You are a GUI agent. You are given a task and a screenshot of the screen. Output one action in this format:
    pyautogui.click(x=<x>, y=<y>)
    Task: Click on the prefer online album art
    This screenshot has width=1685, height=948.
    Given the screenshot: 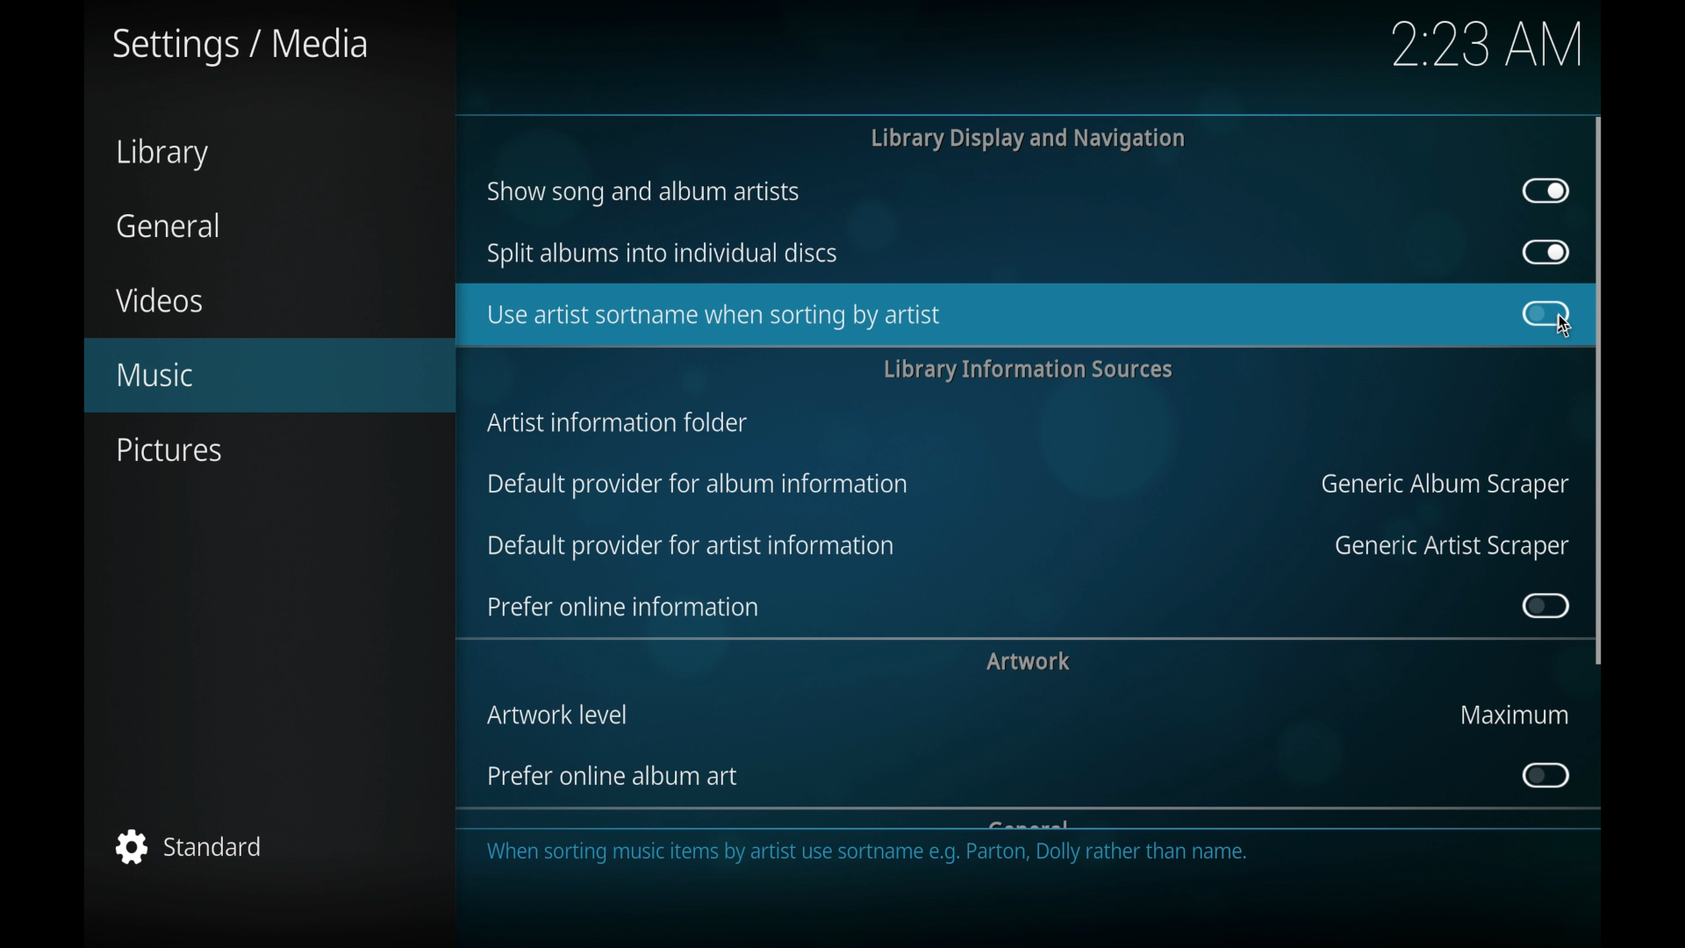 What is the action you would take?
    pyautogui.click(x=615, y=776)
    